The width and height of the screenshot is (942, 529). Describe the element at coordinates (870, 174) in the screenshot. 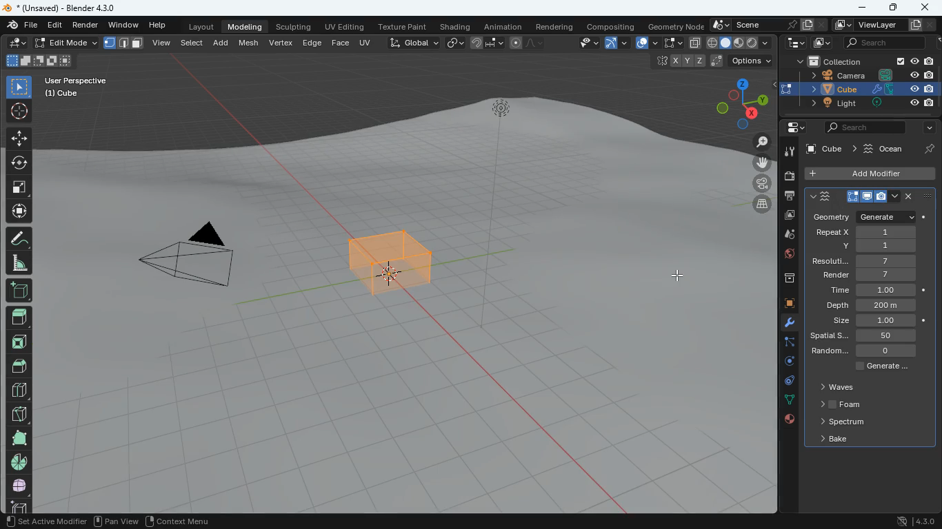

I see `cube` at that location.